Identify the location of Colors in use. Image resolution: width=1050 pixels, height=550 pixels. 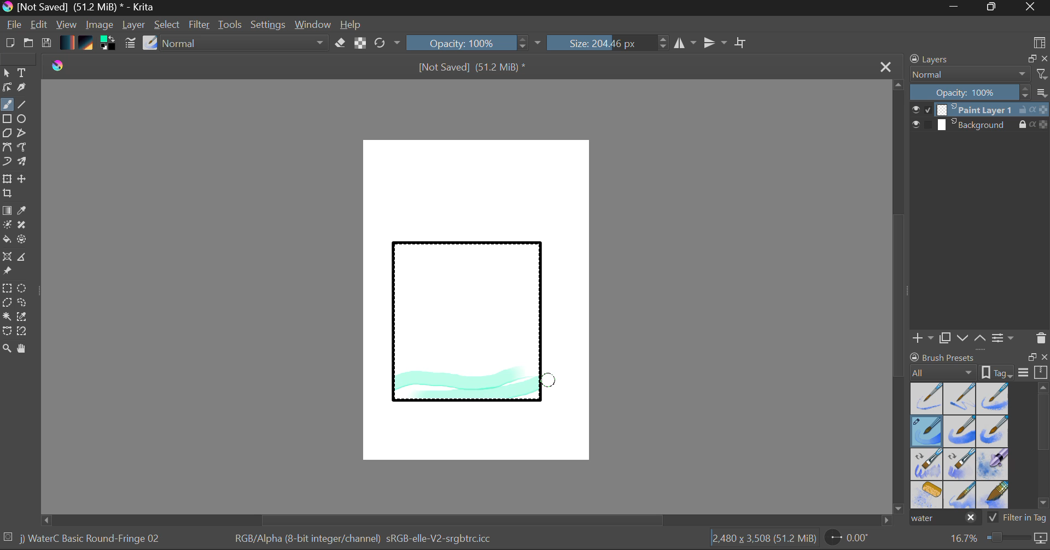
(109, 44).